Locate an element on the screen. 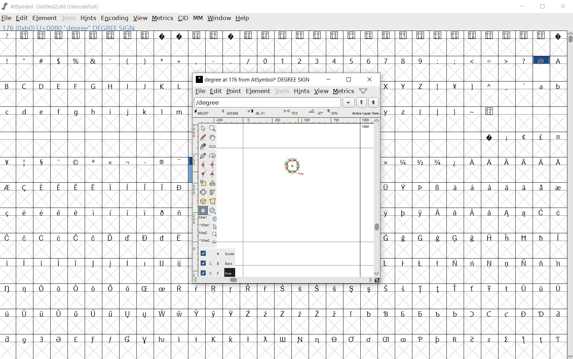  special letters is located at coordinates (283, 338).